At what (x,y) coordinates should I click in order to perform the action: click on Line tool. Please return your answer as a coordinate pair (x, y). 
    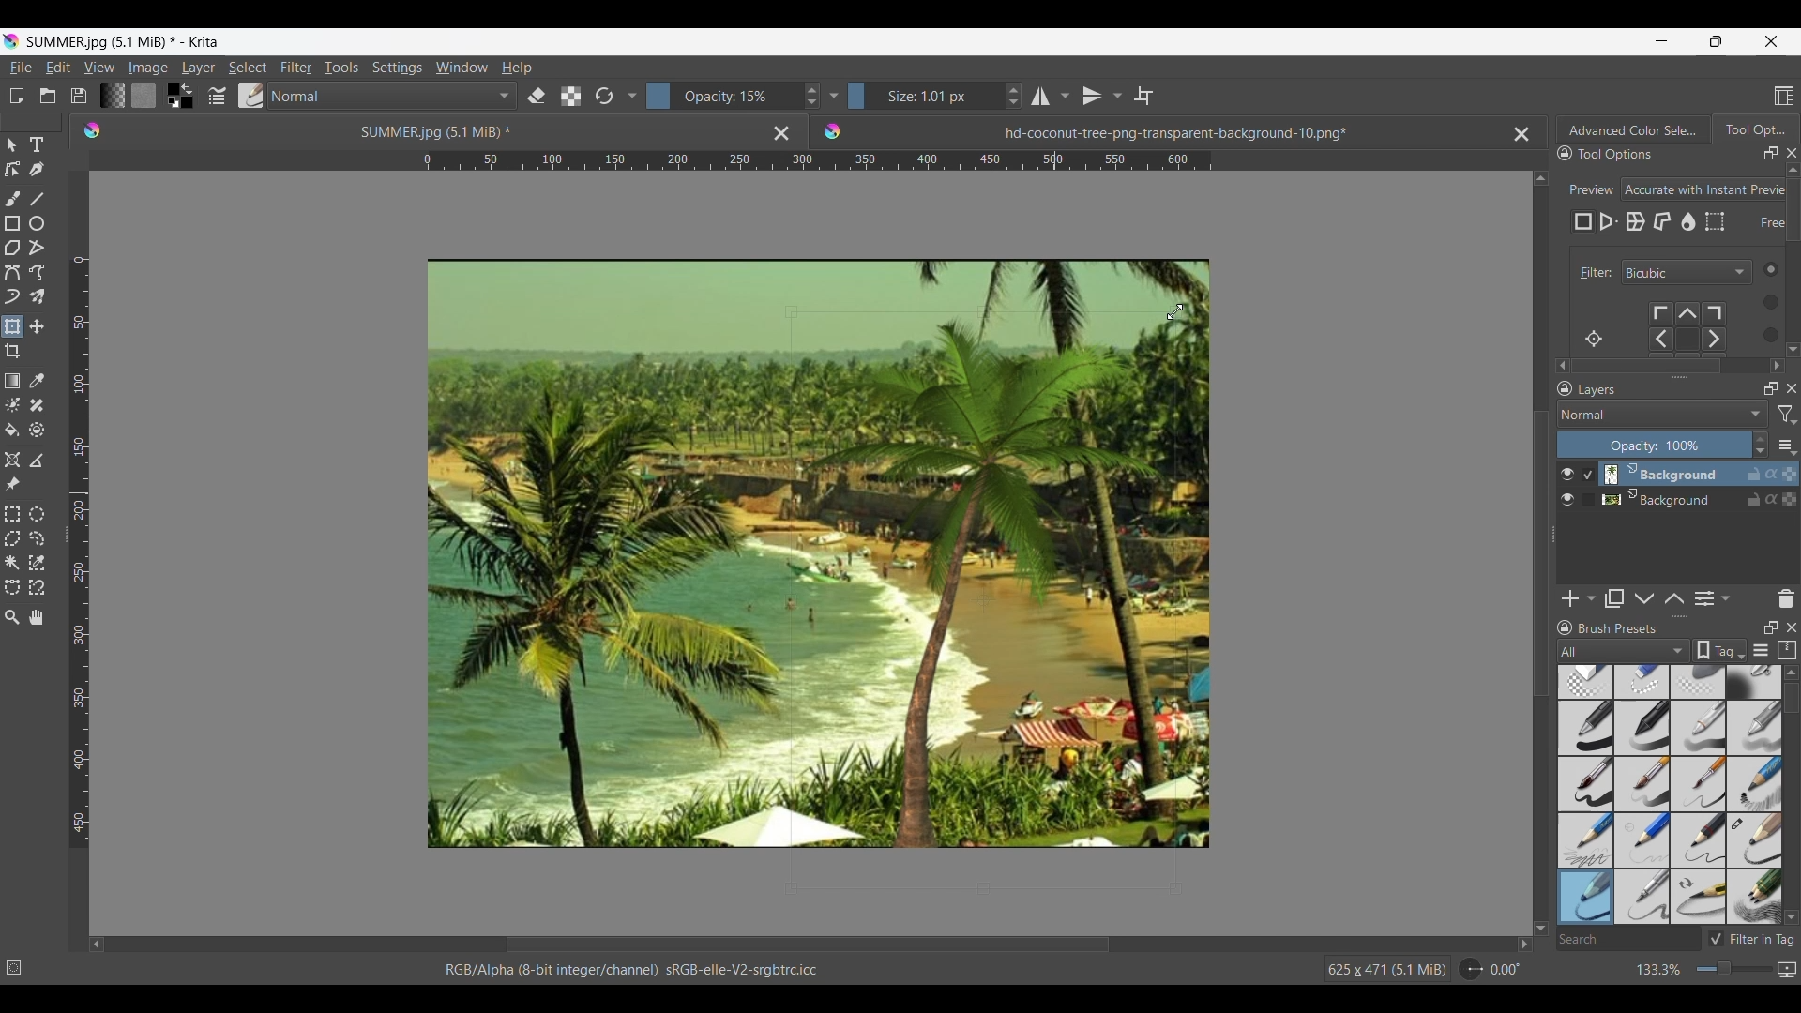
    Looking at the image, I should click on (36, 199).